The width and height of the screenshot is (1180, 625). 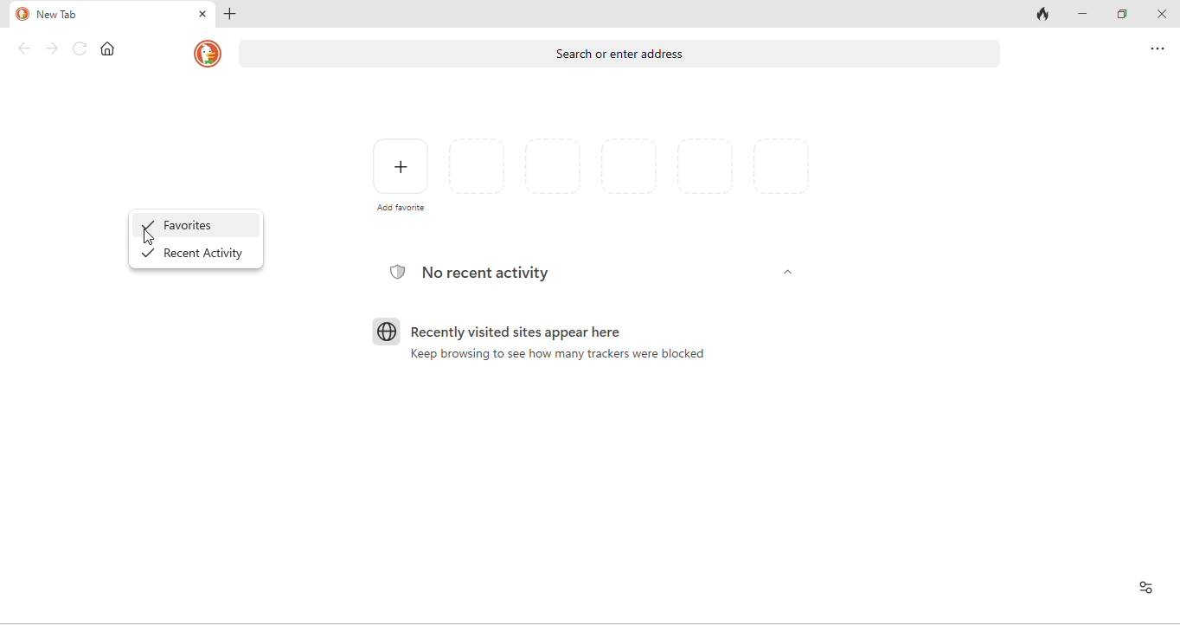 What do you see at coordinates (631, 174) in the screenshot?
I see `favorites` at bounding box center [631, 174].